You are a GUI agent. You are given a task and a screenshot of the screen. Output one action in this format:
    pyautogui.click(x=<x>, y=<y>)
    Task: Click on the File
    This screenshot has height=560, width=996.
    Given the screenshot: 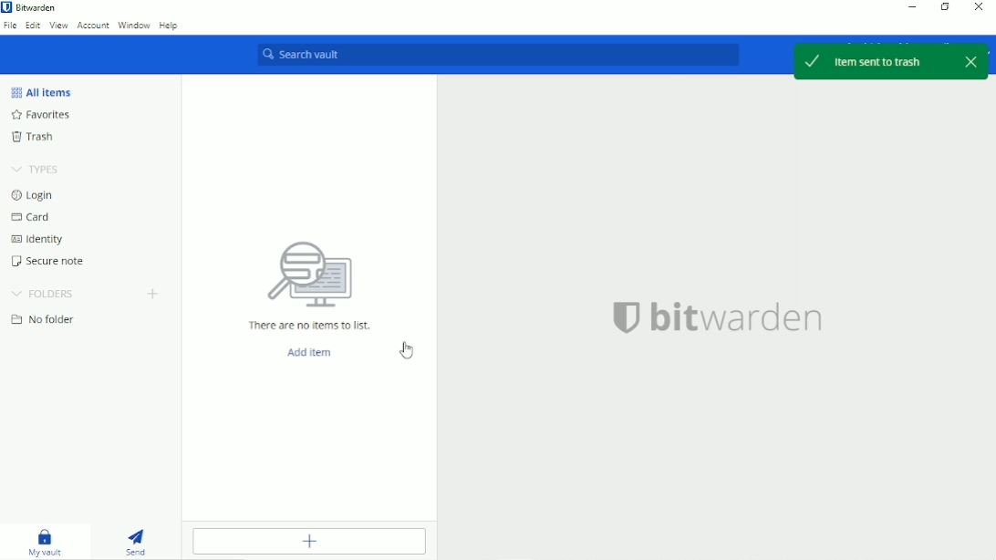 What is the action you would take?
    pyautogui.click(x=10, y=26)
    